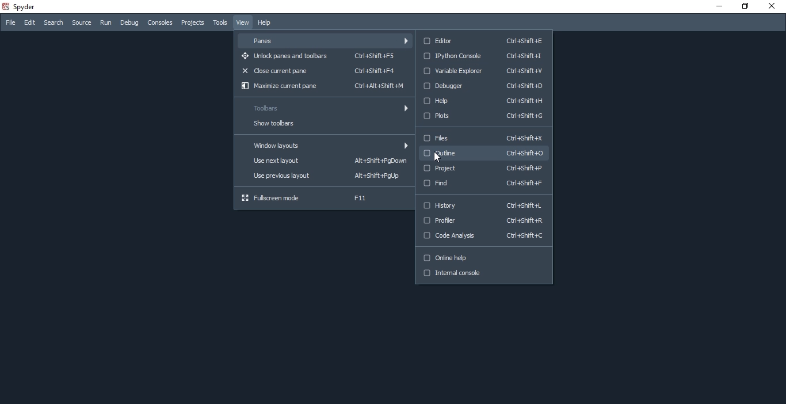 This screenshot has width=786, height=404. What do you see at coordinates (483, 205) in the screenshot?
I see `History` at bounding box center [483, 205].